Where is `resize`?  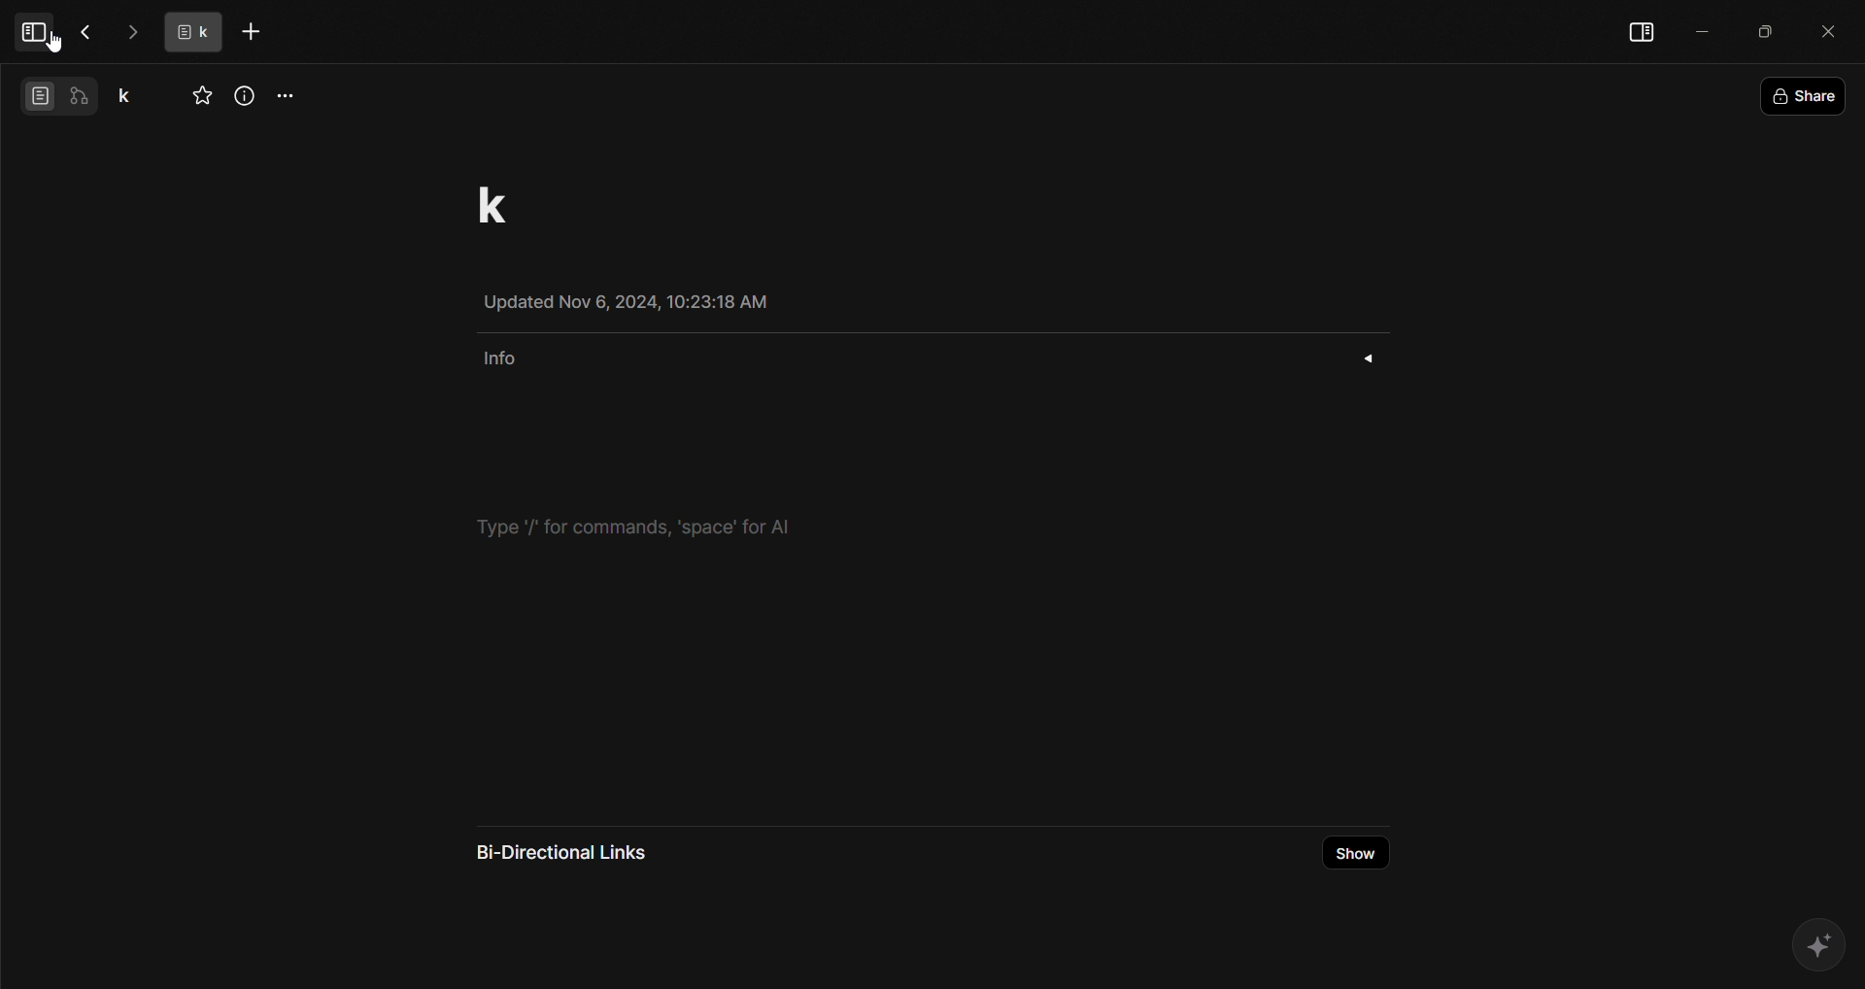 resize is located at coordinates (1762, 28).